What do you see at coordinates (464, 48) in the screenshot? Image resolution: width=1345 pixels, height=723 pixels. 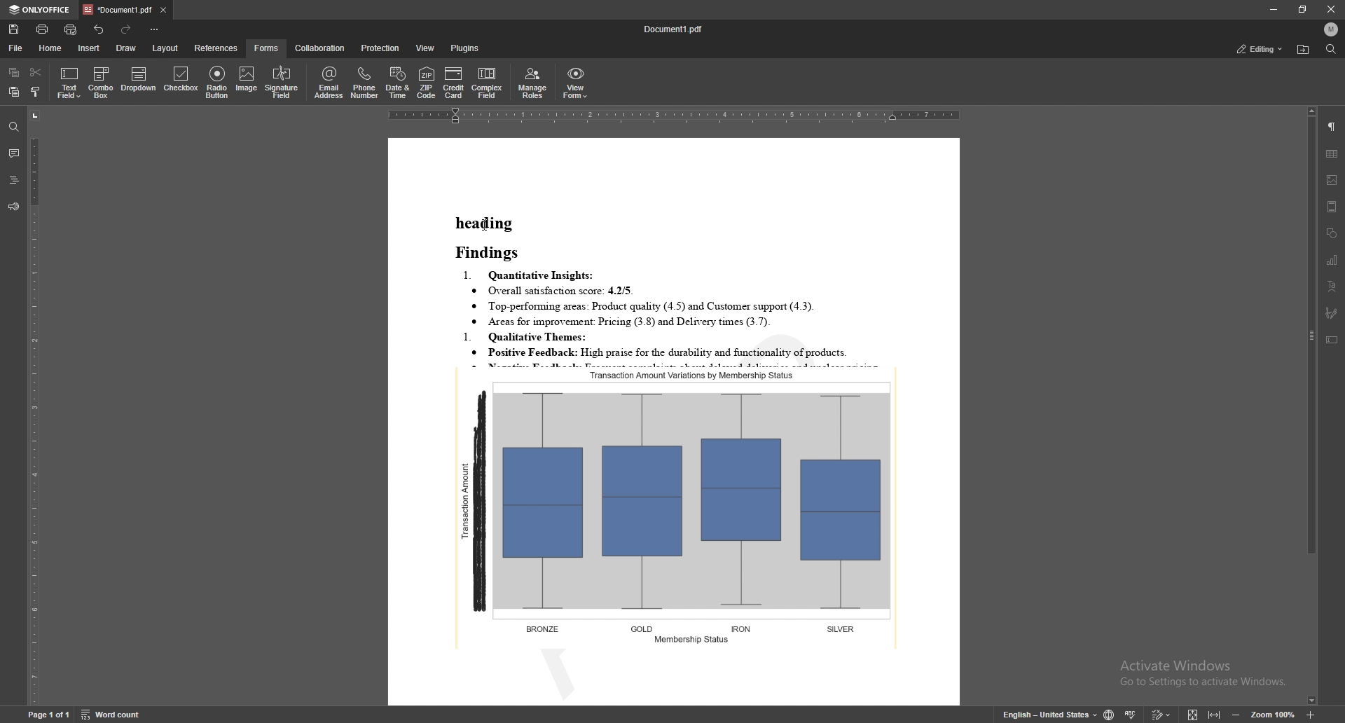 I see `plugins` at bounding box center [464, 48].